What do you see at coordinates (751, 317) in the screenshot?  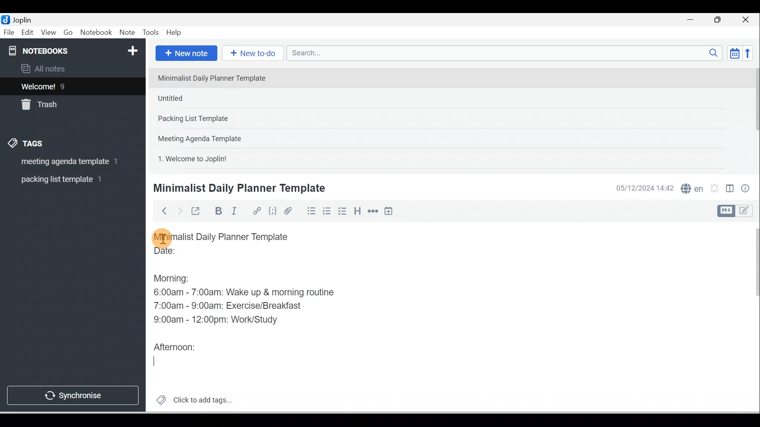 I see `Scroll bar` at bounding box center [751, 317].